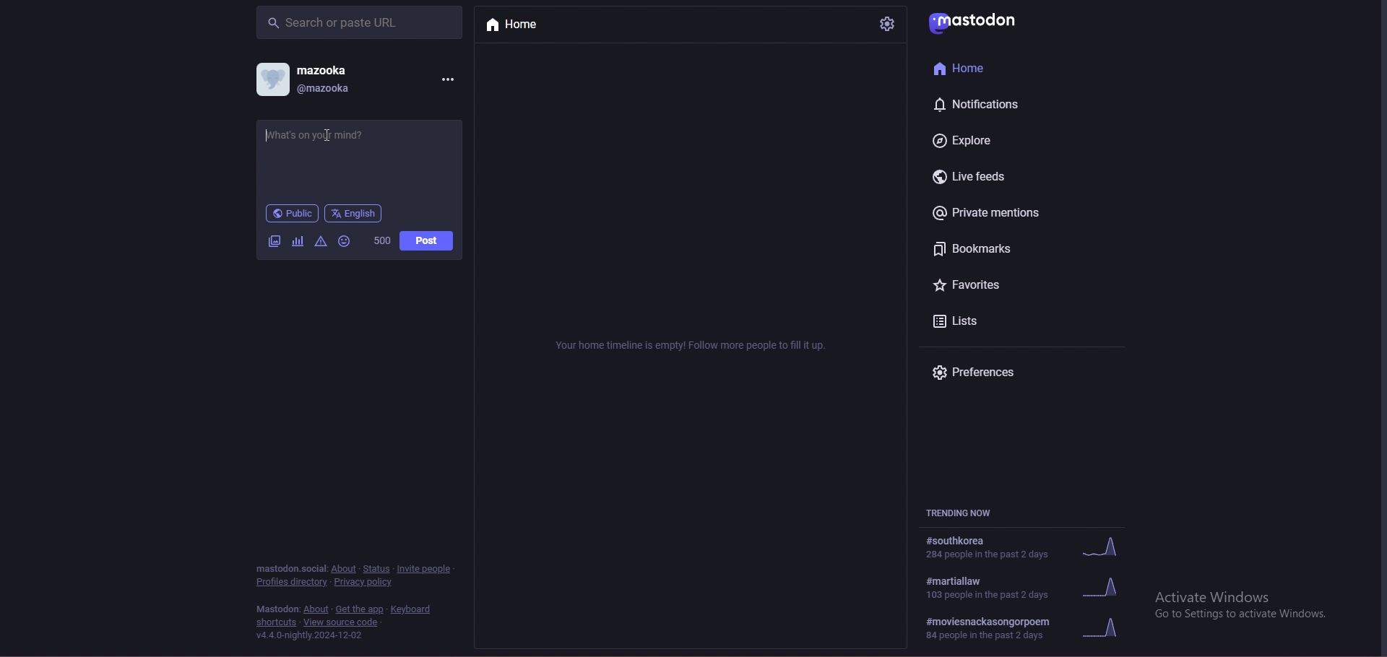 This screenshot has width=1387, height=657. Describe the element at coordinates (355, 213) in the screenshot. I see `language` at that location.